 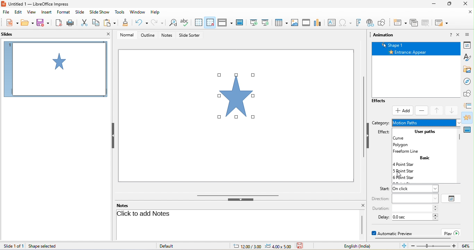 What do you see at coordinates (124, 205) in the screenshot?
I see `notes` at bounding box center [124, 205].